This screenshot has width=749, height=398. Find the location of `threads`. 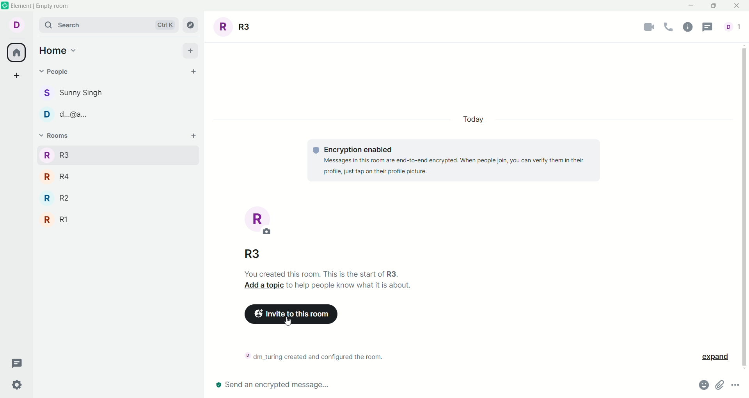

threads is located at coordinates (710, 27).